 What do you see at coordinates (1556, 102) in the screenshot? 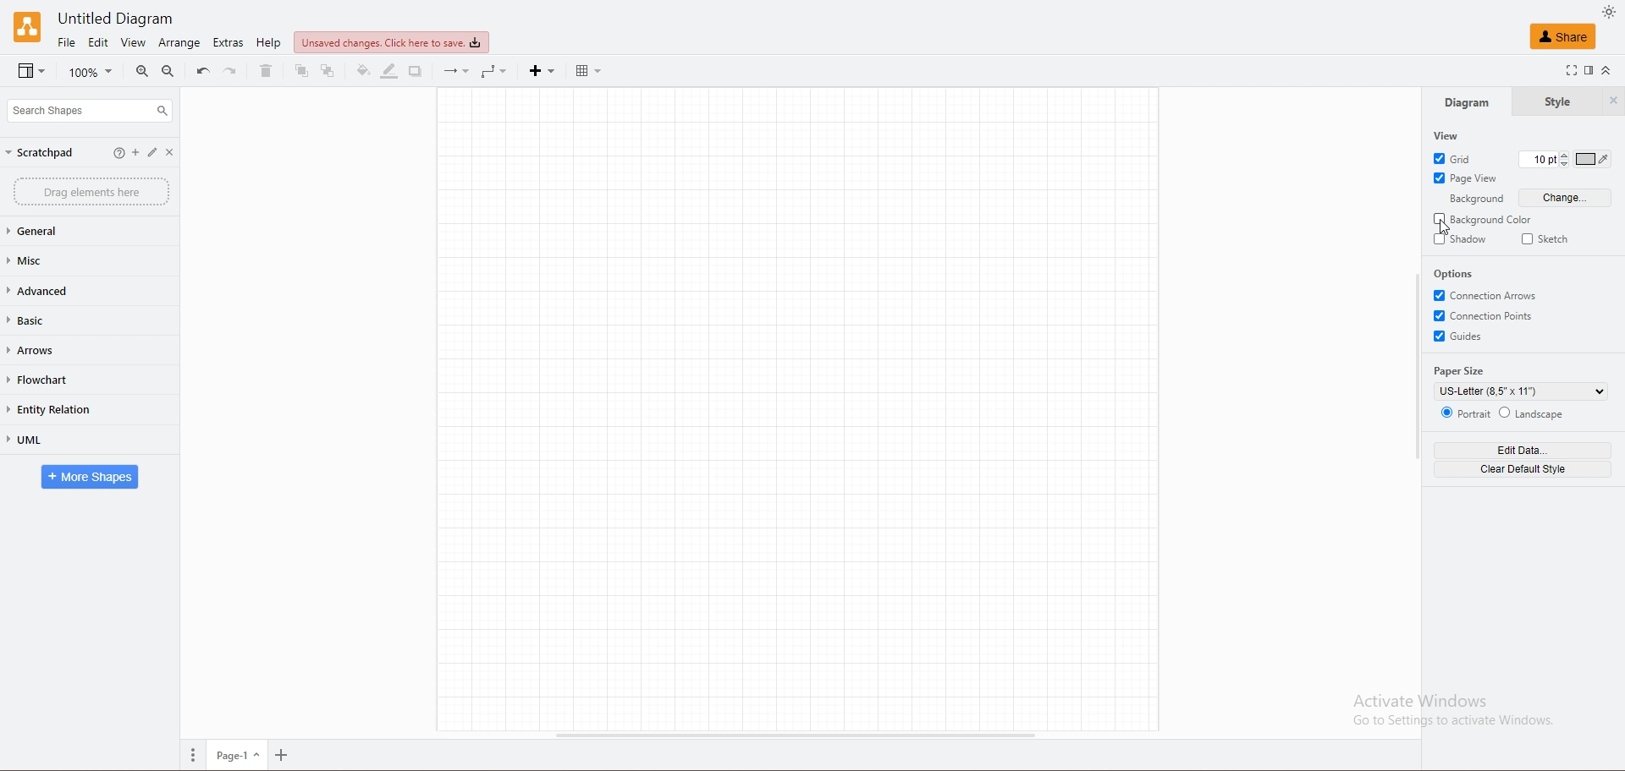
I see `style` at bounding box center [1556, 102].